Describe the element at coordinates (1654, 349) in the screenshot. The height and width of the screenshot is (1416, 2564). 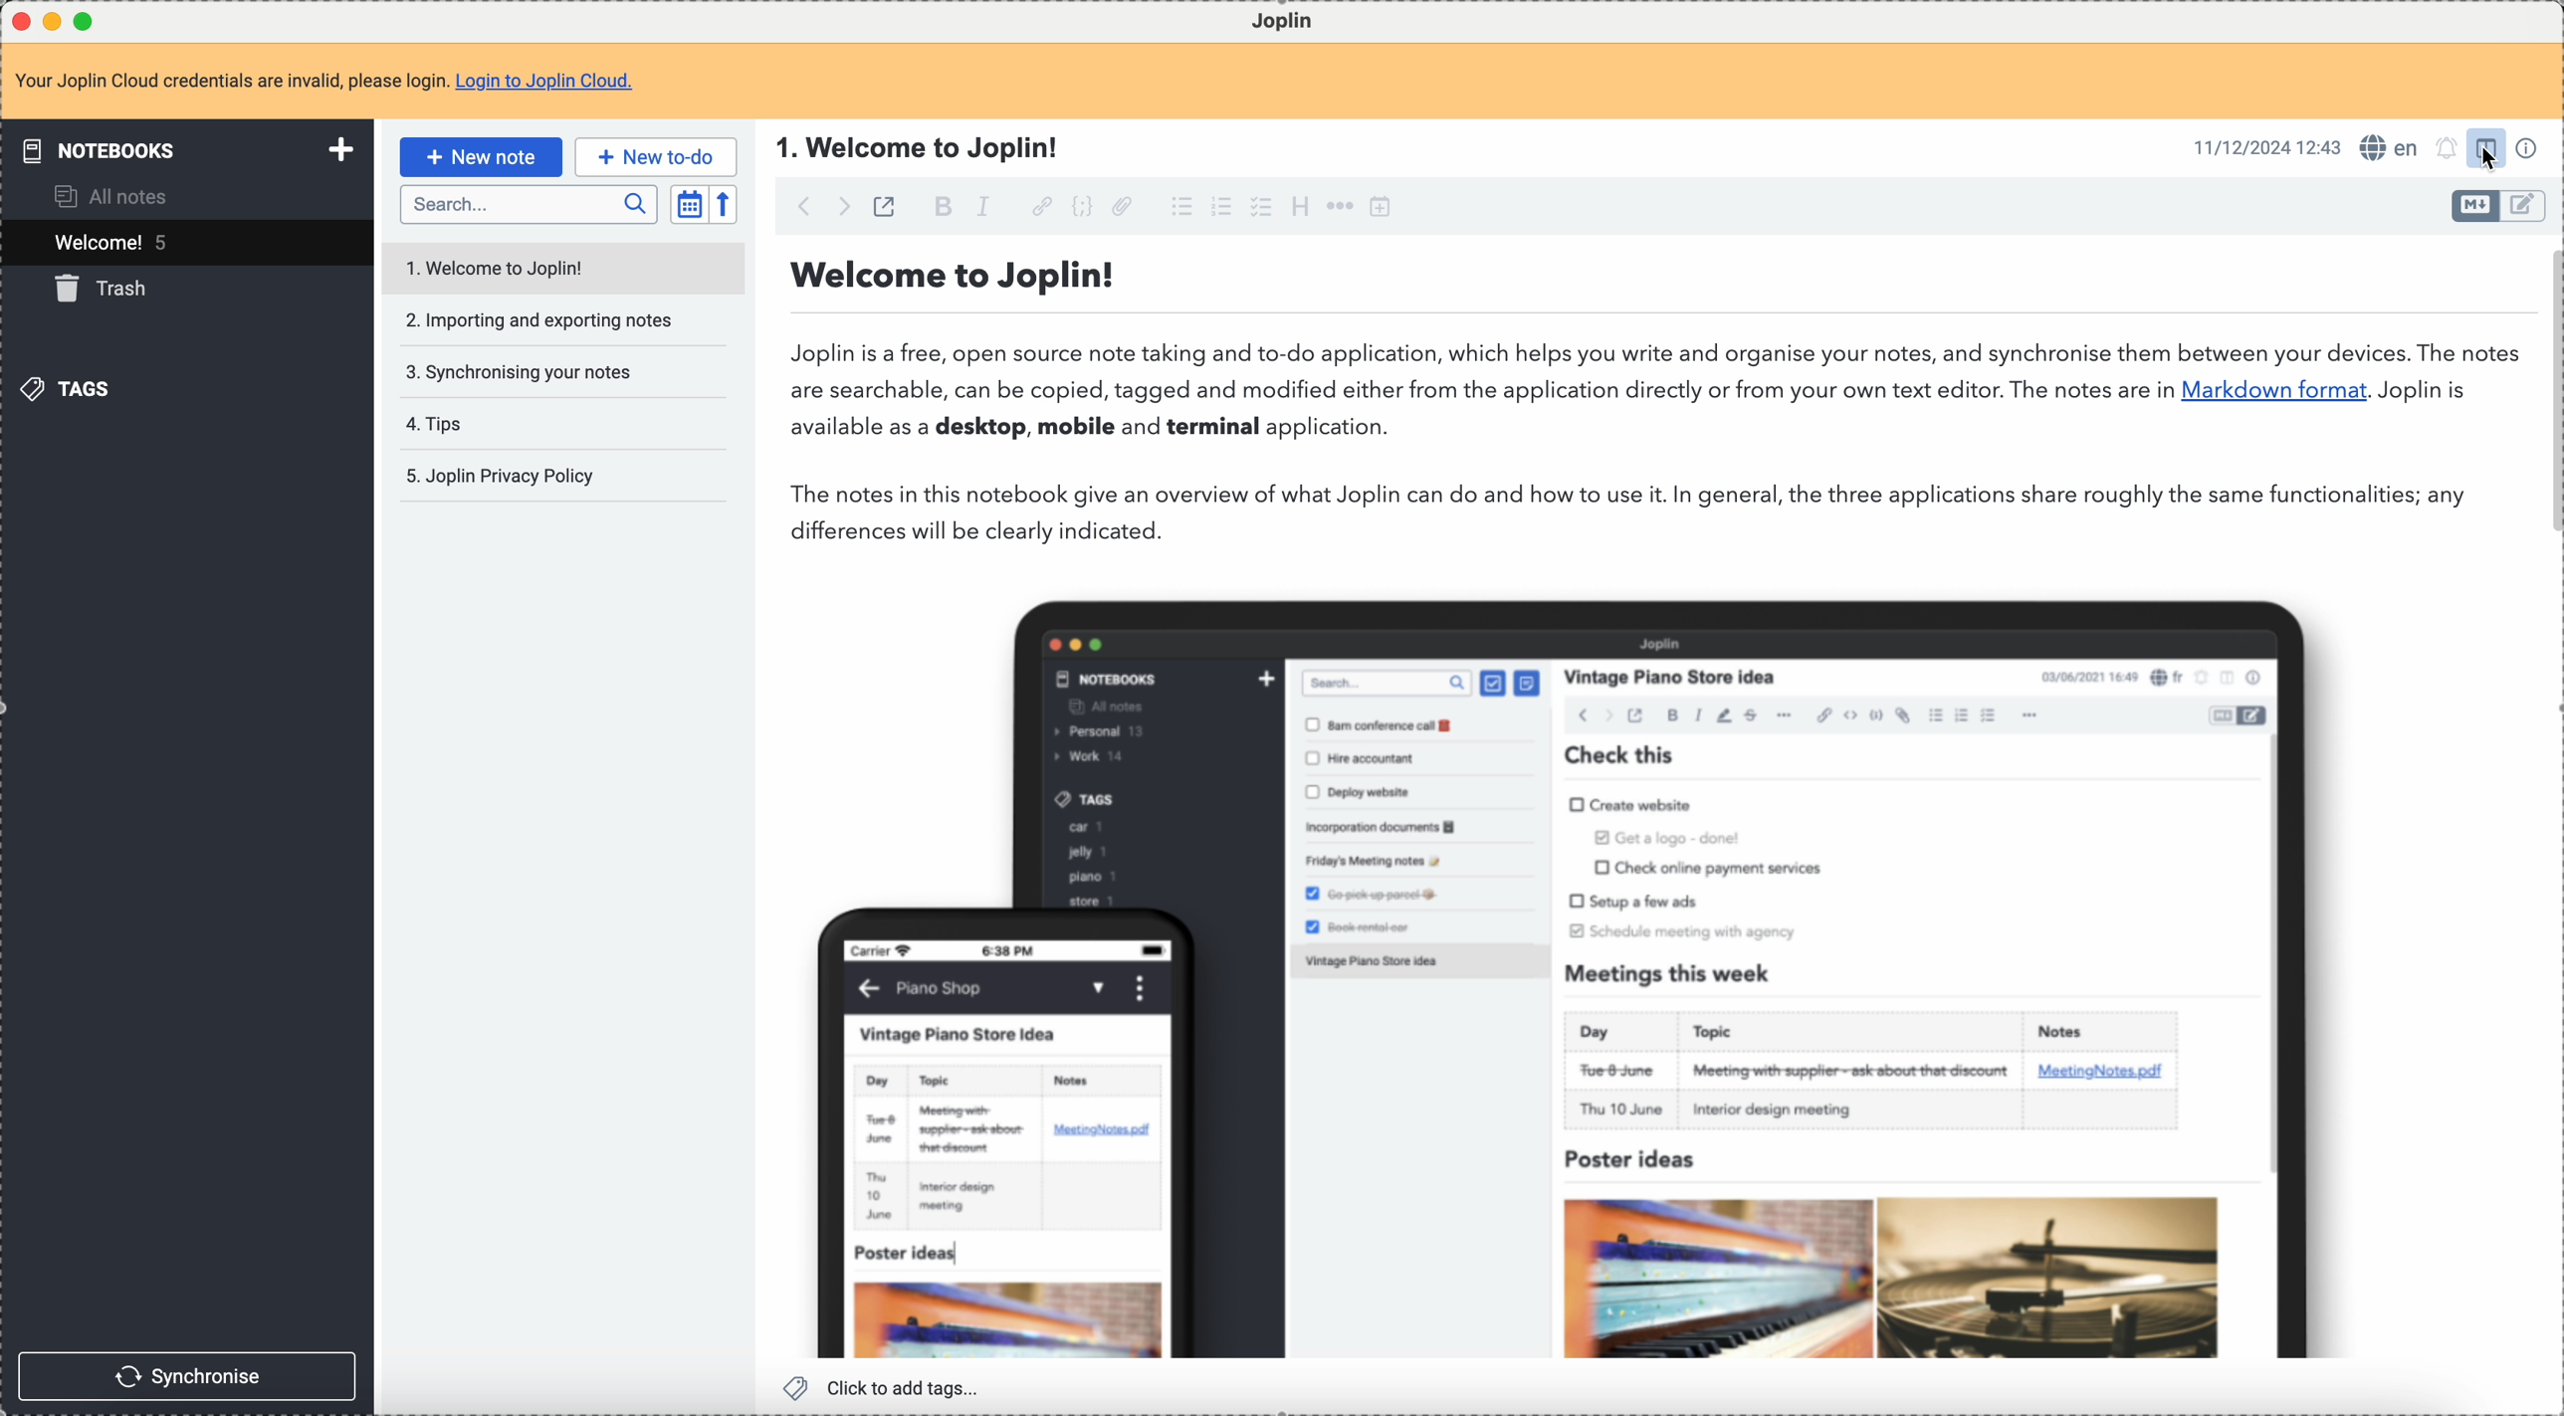
I see `Joplin is a free, open source note taking and to-do application, which helps you write and organise your notes, and synchronise them between your devices. The notes` at that location.